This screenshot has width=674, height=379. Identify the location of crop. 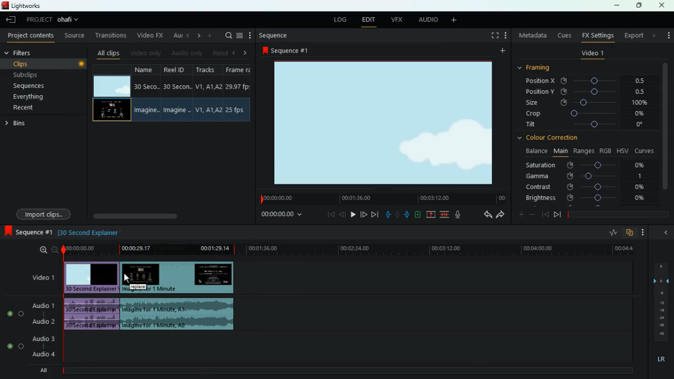
(587, 114).